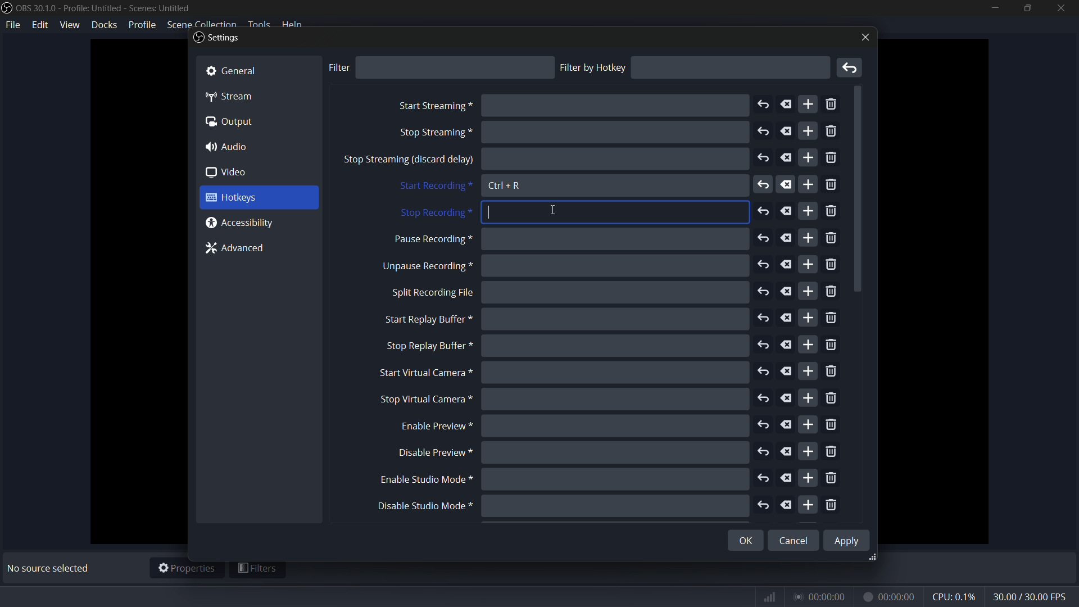 This screenshot has height=607, width=1079. Describe the element at coordinates (293, 24) in the screenshot. I see `help menu` at that location.